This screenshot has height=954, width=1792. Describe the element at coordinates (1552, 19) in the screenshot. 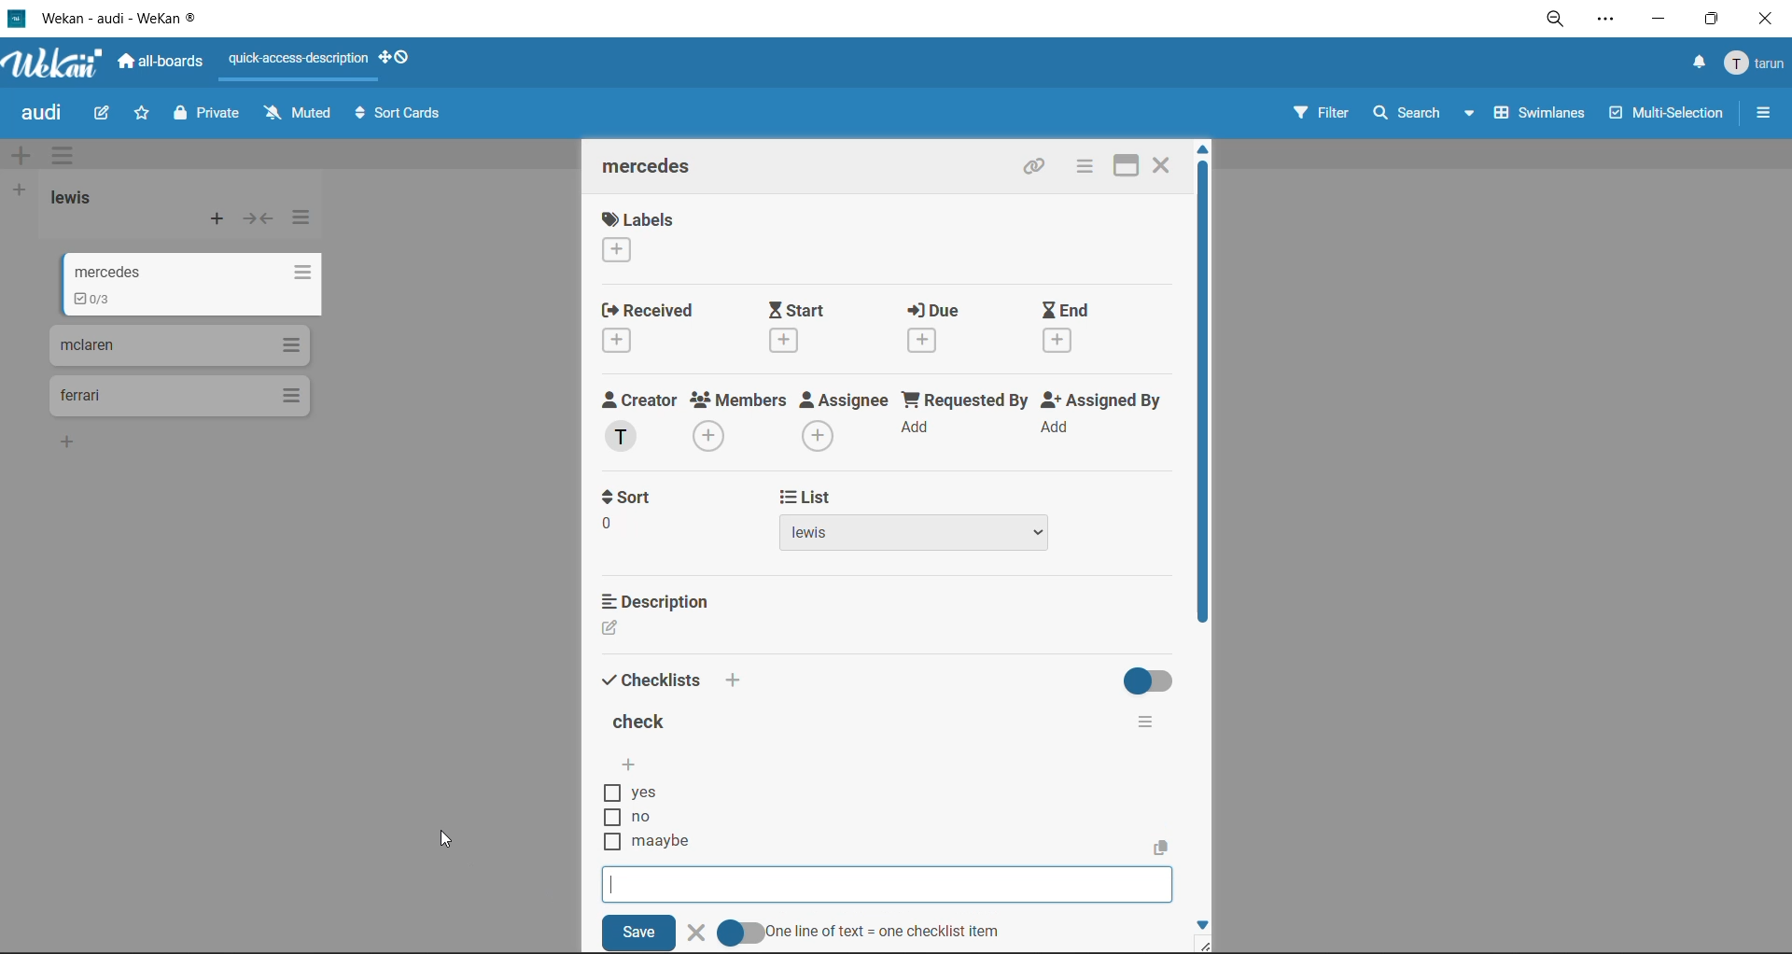

I see `zoom` at that location.